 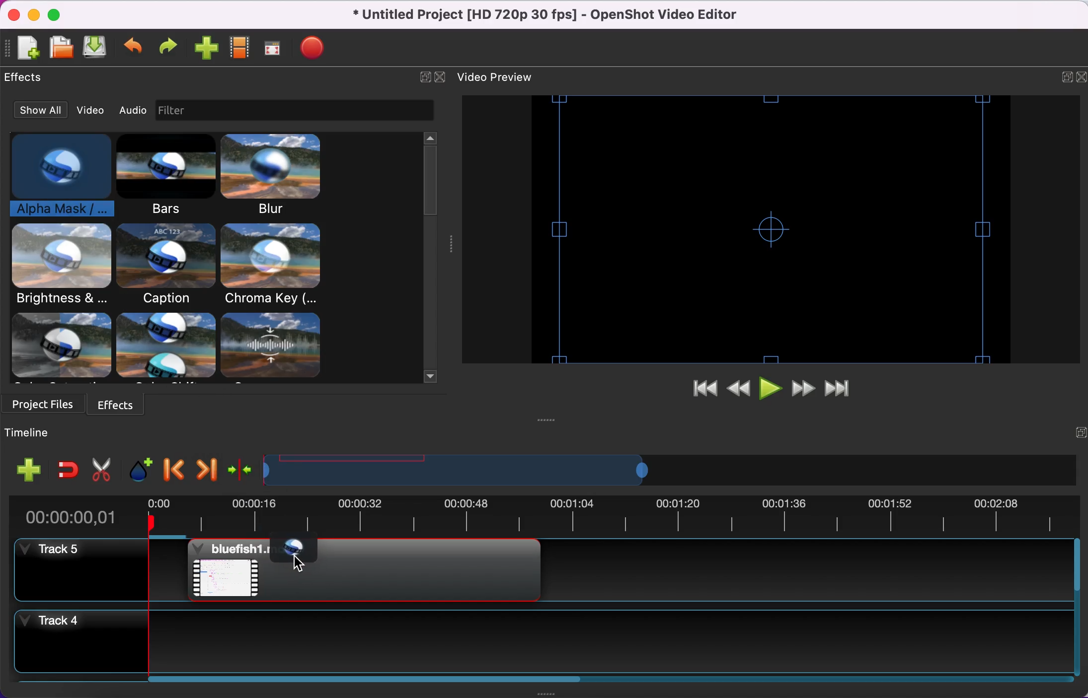 What do you see at coordinates (97, 49) in the screenshot?
I see `save file` at bounding box center [97, 49].